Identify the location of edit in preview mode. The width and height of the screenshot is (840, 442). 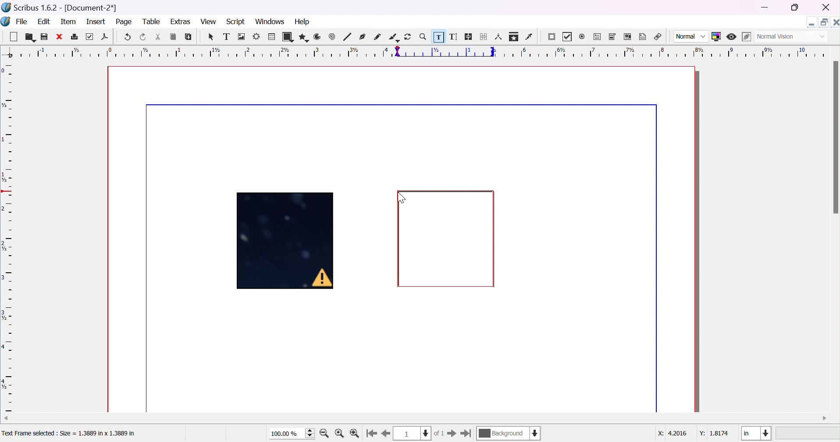
(745, 37).